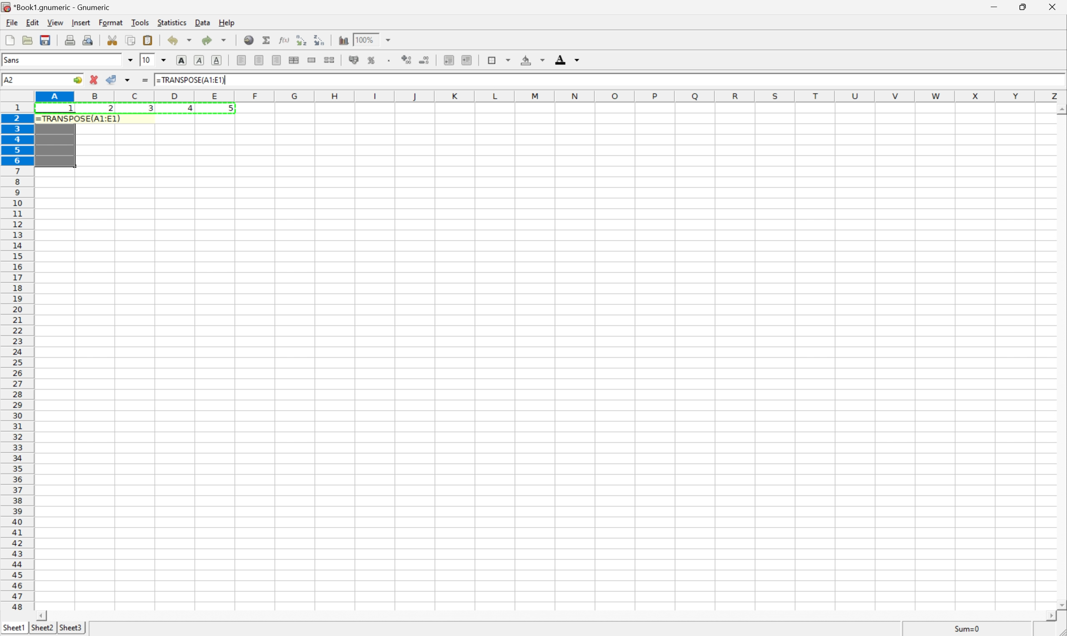 This screenshot has height=636, width=1067. Describe the element at coordinates (145, 81) in the screenshot. I see `enter formula` at that location.